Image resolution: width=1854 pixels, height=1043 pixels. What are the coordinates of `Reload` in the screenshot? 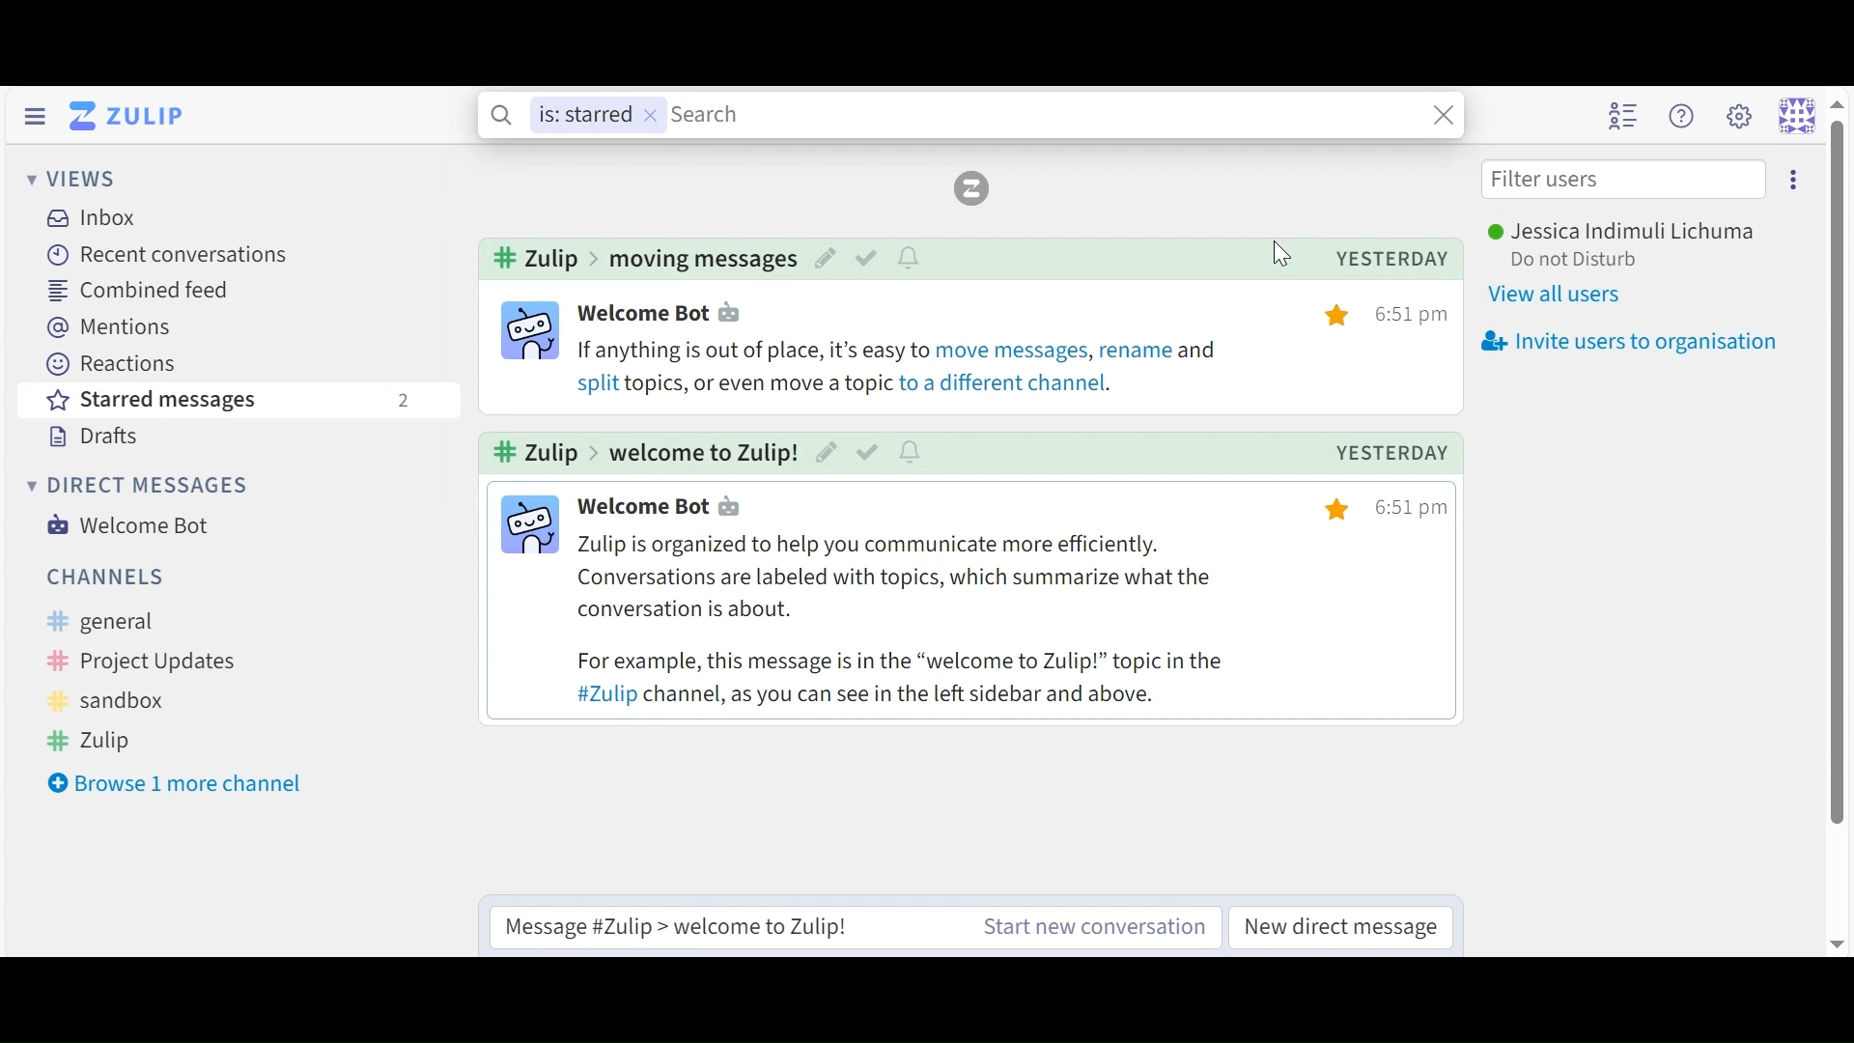 It's located at (971, 185).